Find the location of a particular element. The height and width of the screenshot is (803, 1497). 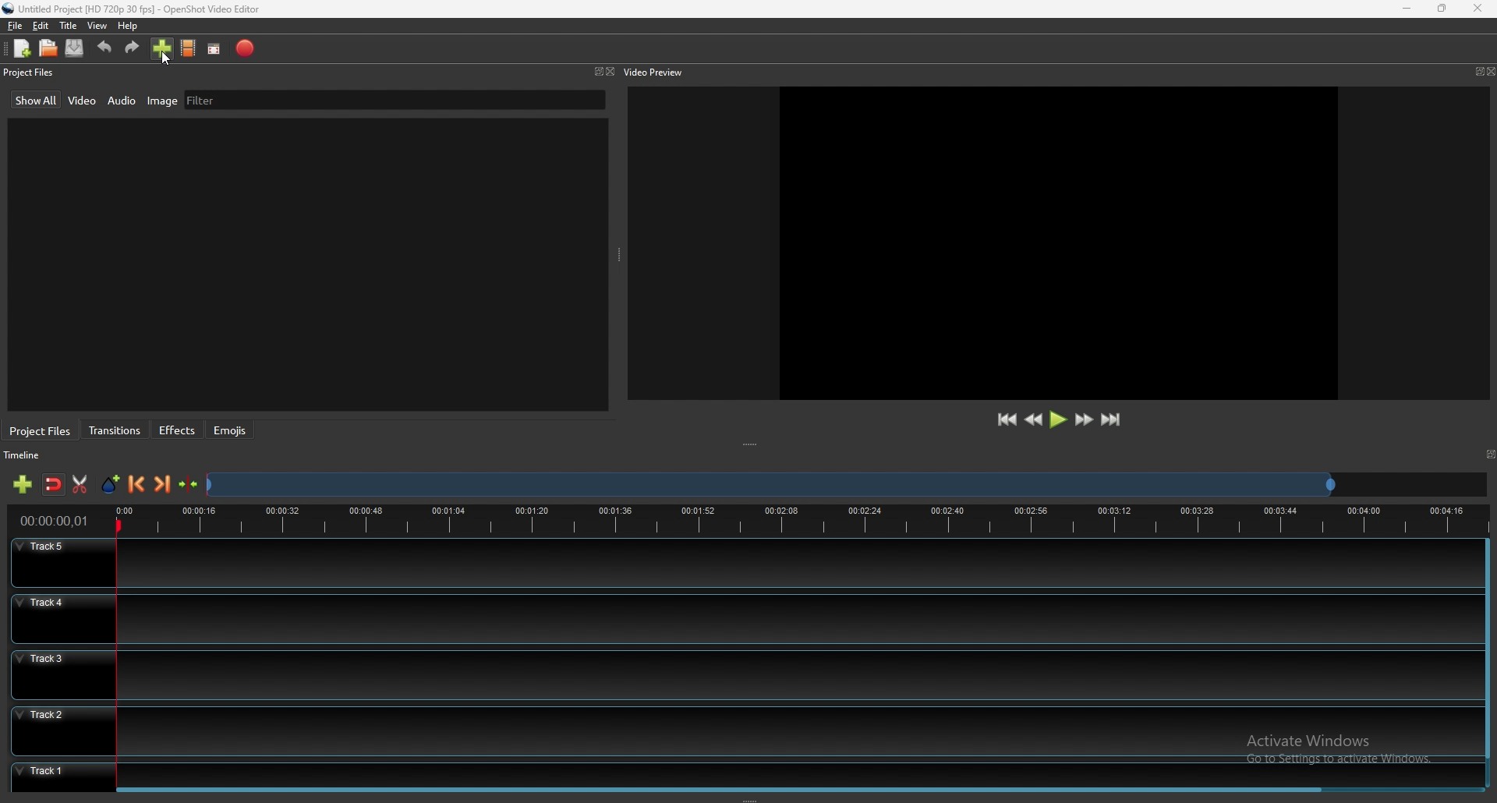

seek is located at coordinates (770, 486).